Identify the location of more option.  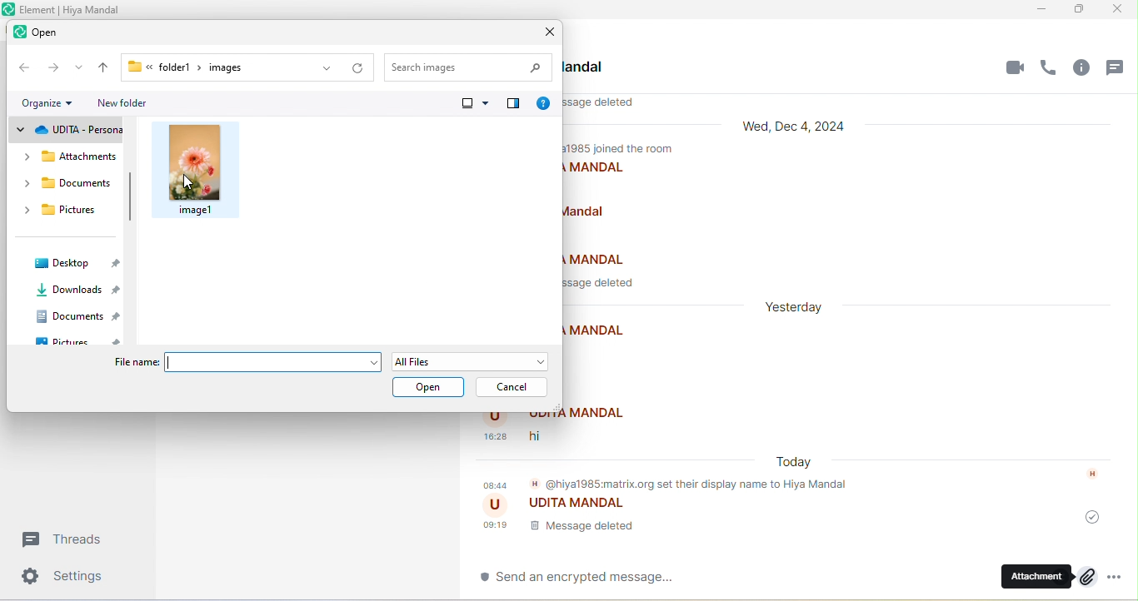
(1122, 577).